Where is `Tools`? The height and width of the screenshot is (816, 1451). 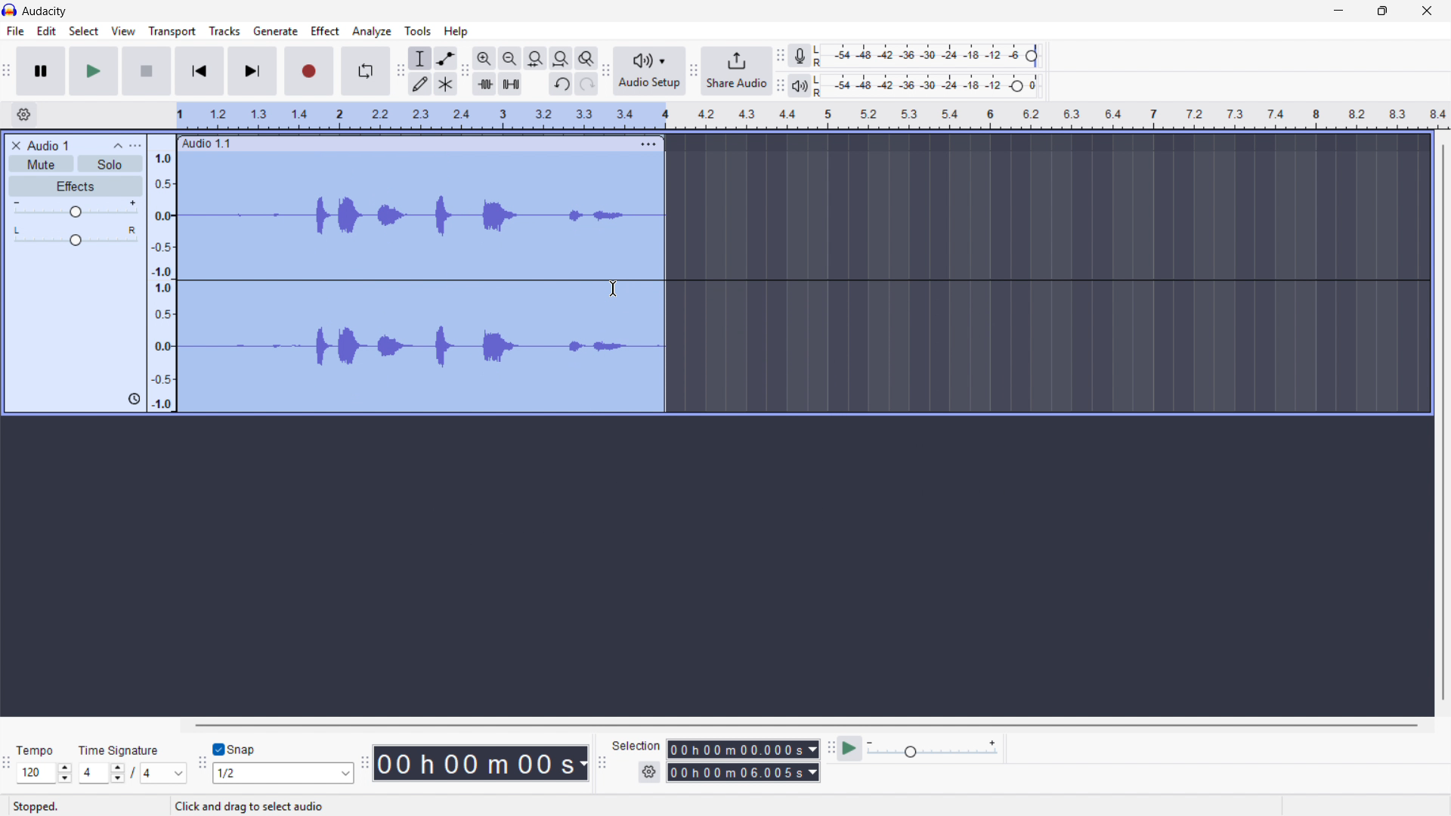
Tools is located at coordinates (418, 31).